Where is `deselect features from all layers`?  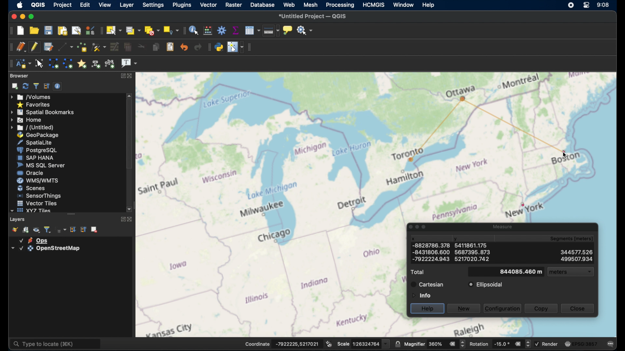 deselect features from all layers is located at coordinates (152, 30).